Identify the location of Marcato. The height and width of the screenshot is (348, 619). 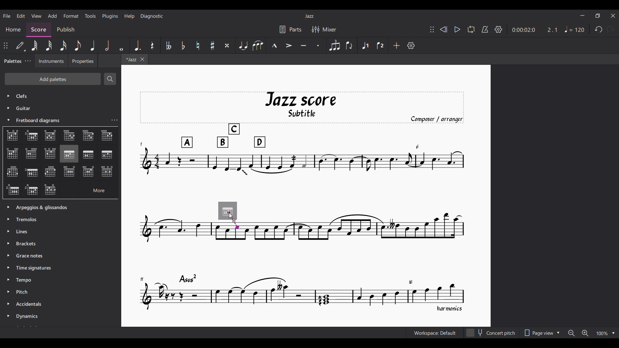
(274, 45).